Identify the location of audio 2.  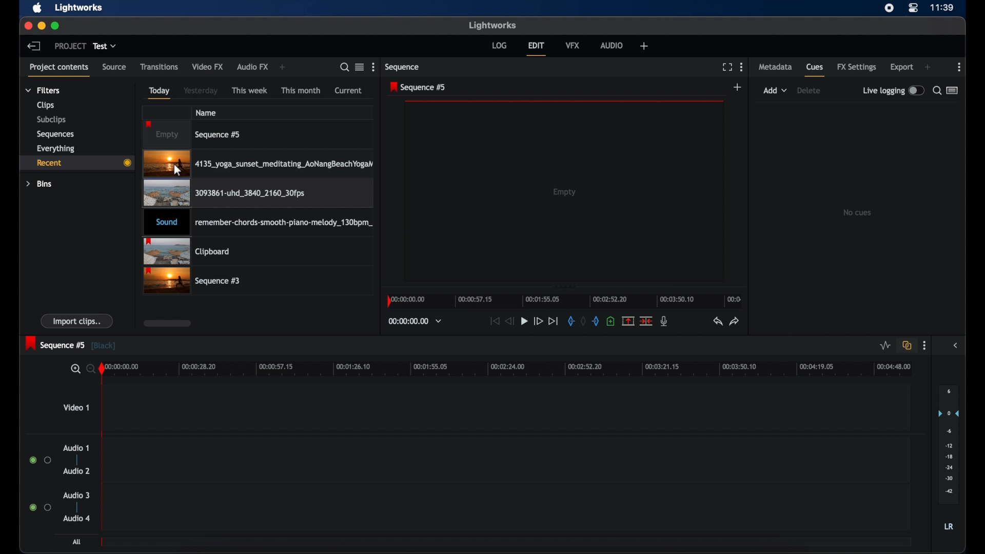
(77, 471).